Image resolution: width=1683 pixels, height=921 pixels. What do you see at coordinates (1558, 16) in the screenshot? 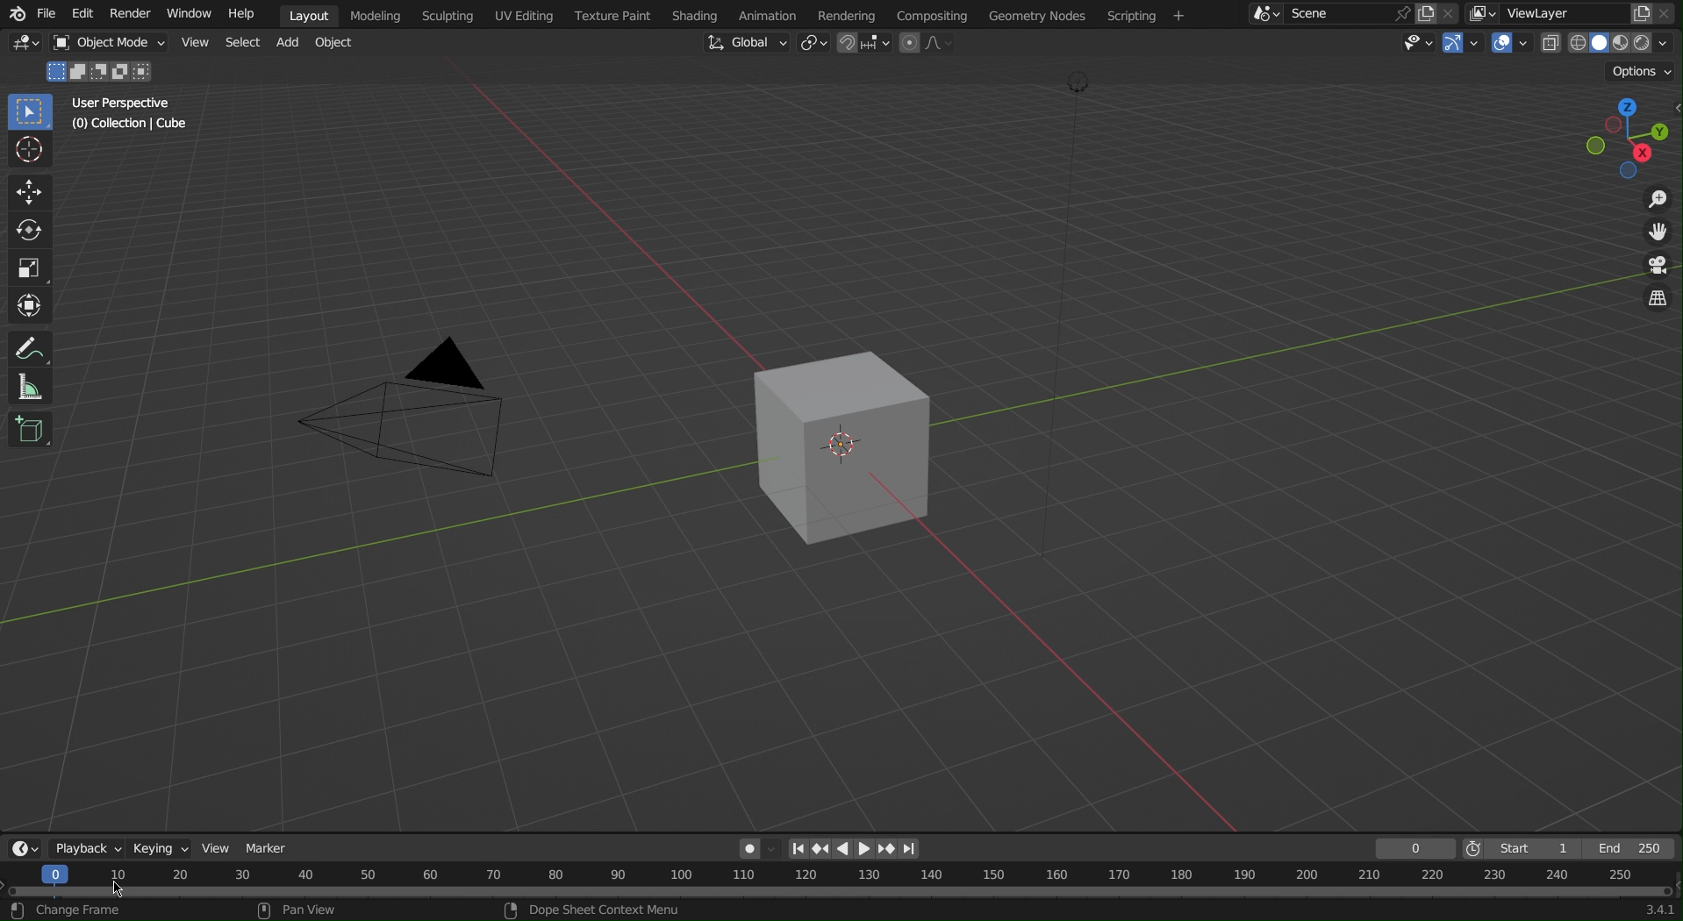
I see `ViewLayer` at bounding box center [1558, 16].